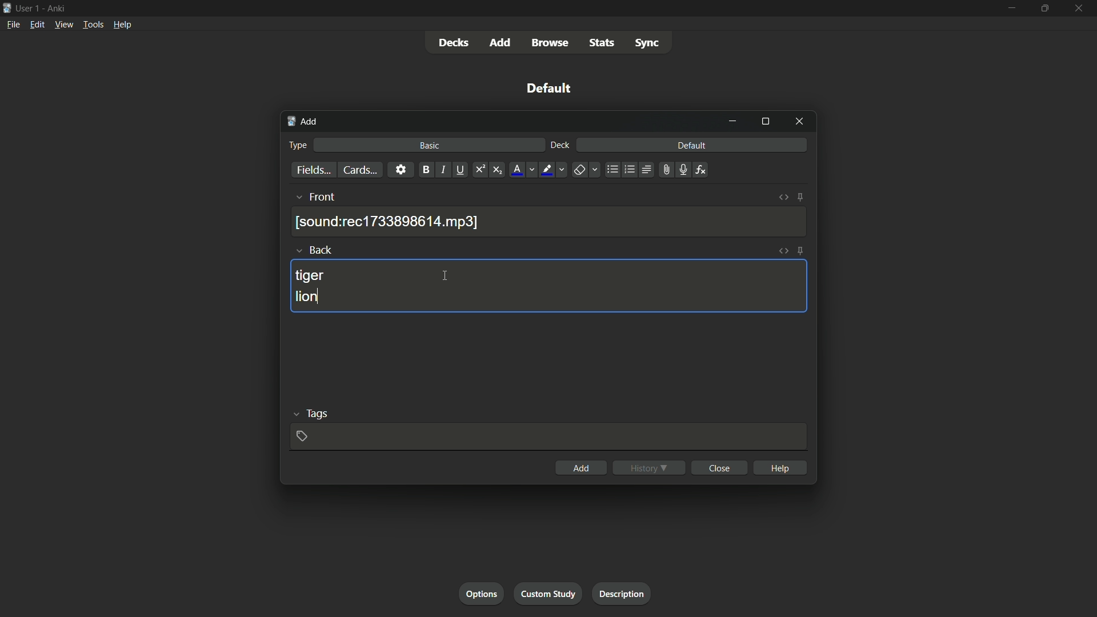 This screenshot has height=617, width=1097. I want to click on bold, so click(424, 170).